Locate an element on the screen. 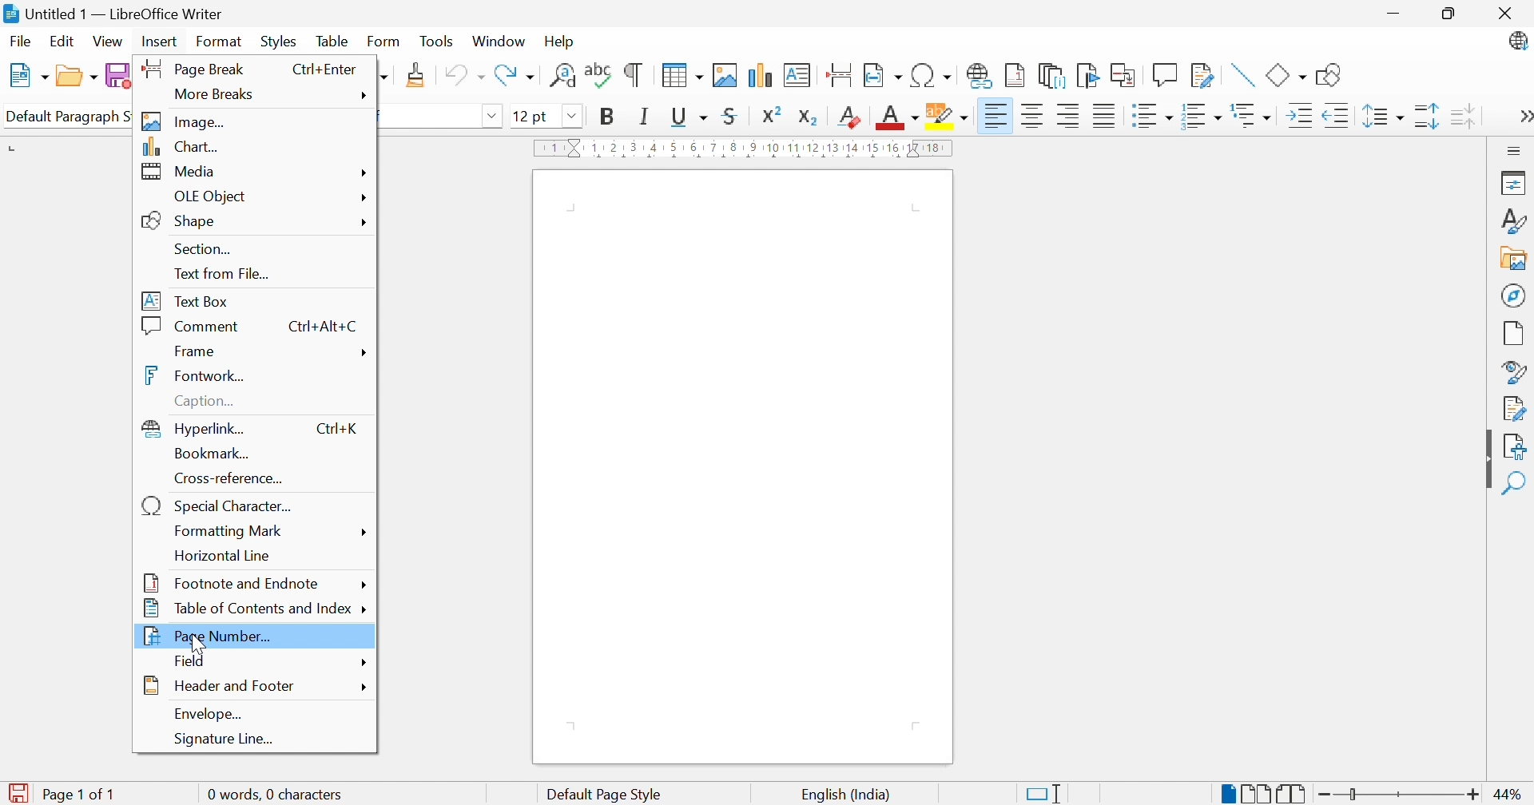 The height and width of the screenshot is (805, 1534). Default paragraph is located at coordinates (65, 116).